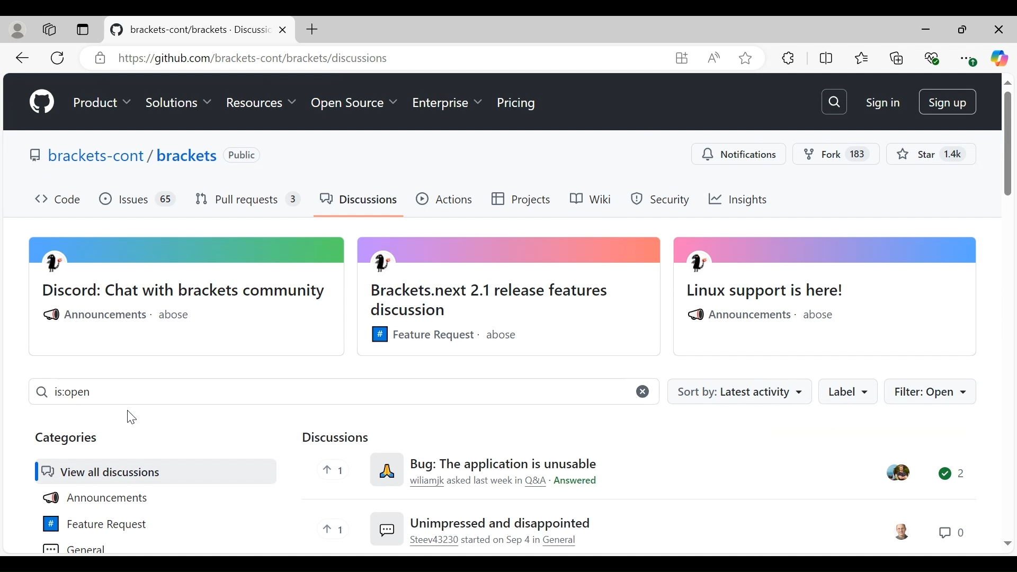 This screenshot has width=1017, height=572. What do you see at coordinates (103, 103) in the screenshot?
I see `Products` at bounding box center [103, 103].